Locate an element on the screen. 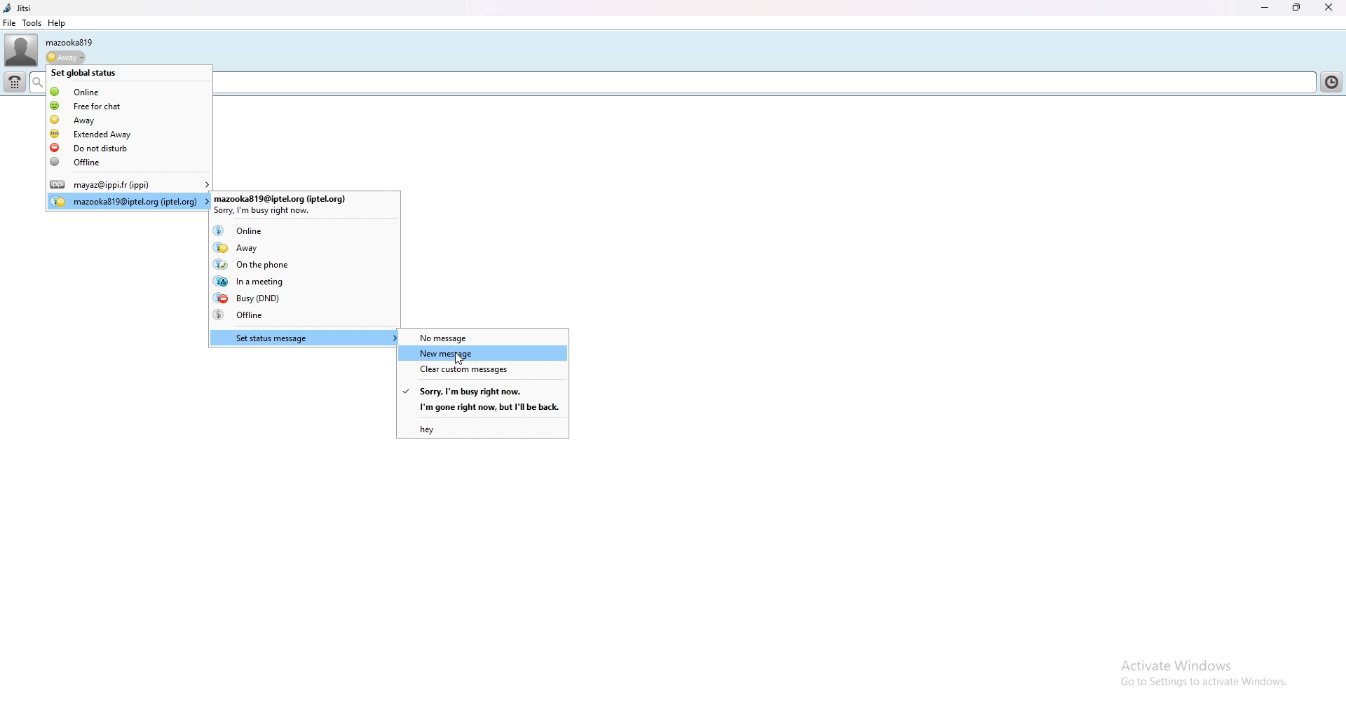  username is located at coordinates (69, 42).